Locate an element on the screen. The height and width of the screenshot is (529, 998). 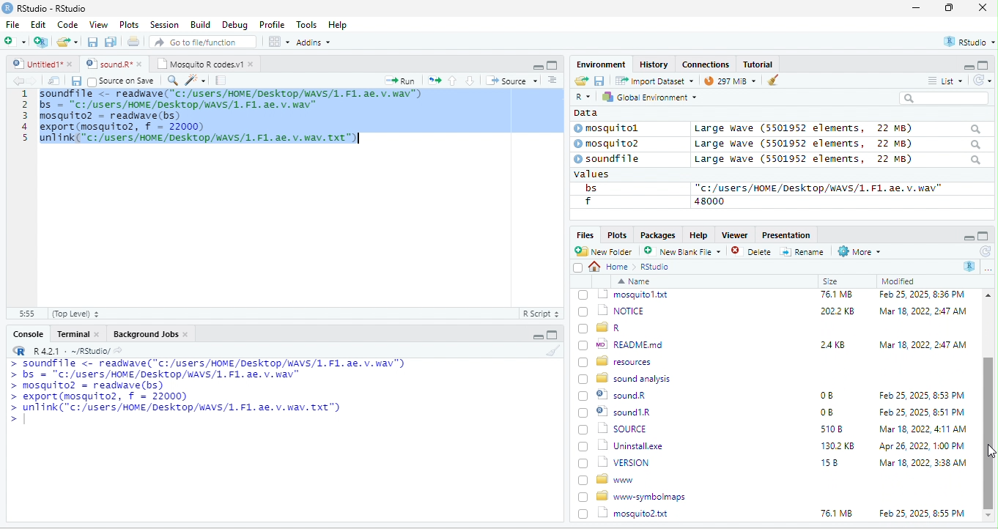
| SOURCE is located at coordinates (621, 499).